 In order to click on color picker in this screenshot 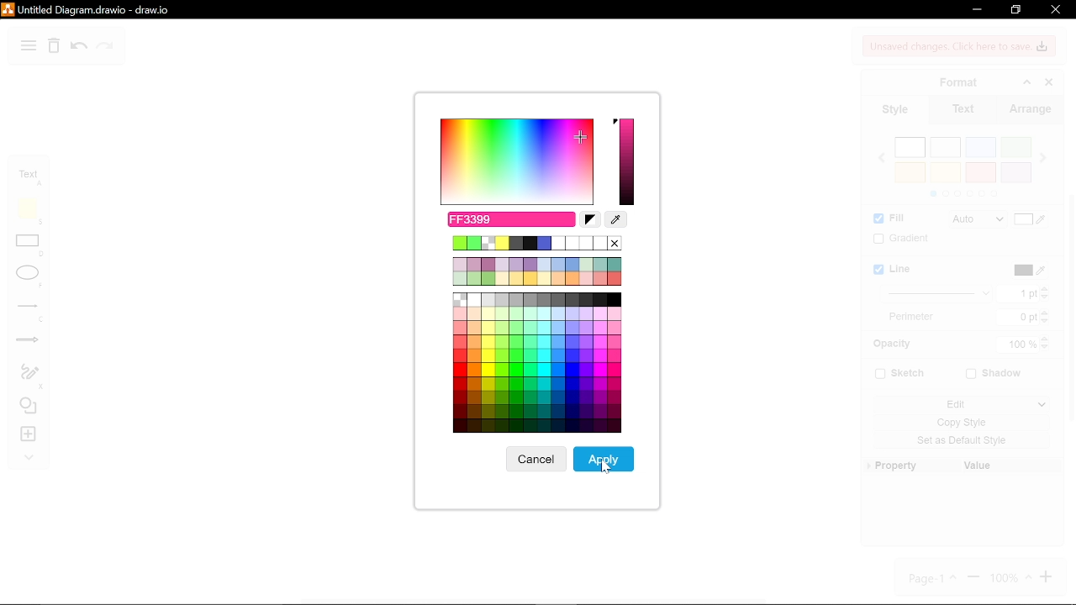, I will do `click(616, 220)`.